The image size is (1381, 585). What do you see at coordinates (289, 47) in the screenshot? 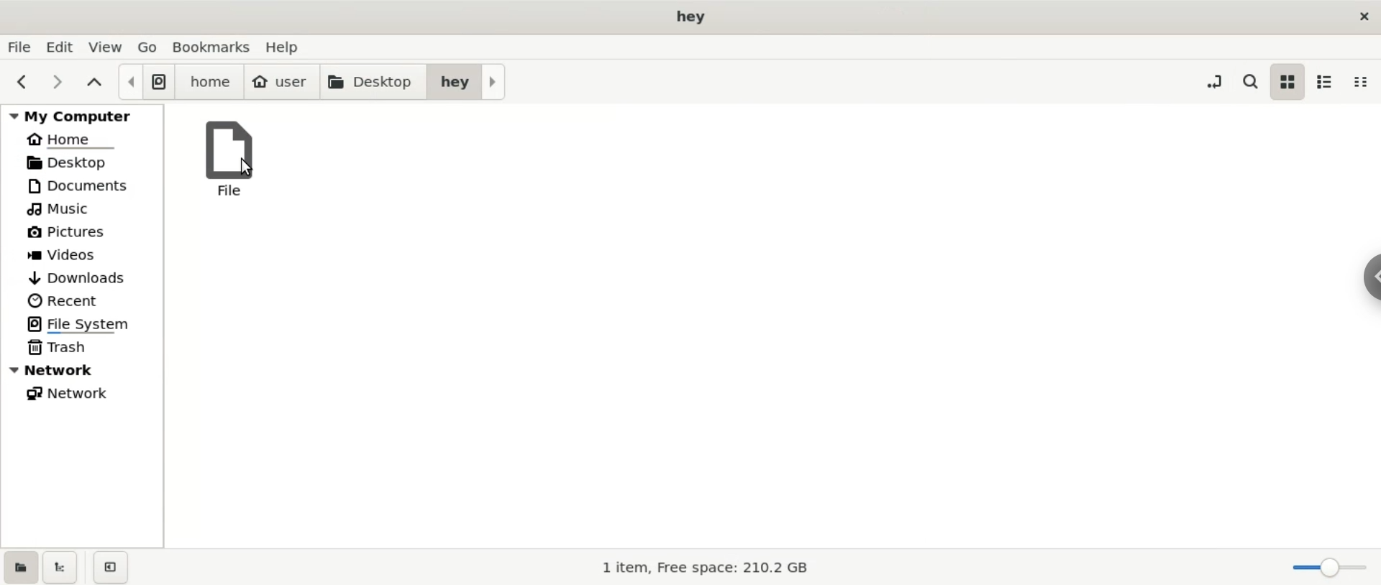
I see `help` at bounding box center [289, 47].